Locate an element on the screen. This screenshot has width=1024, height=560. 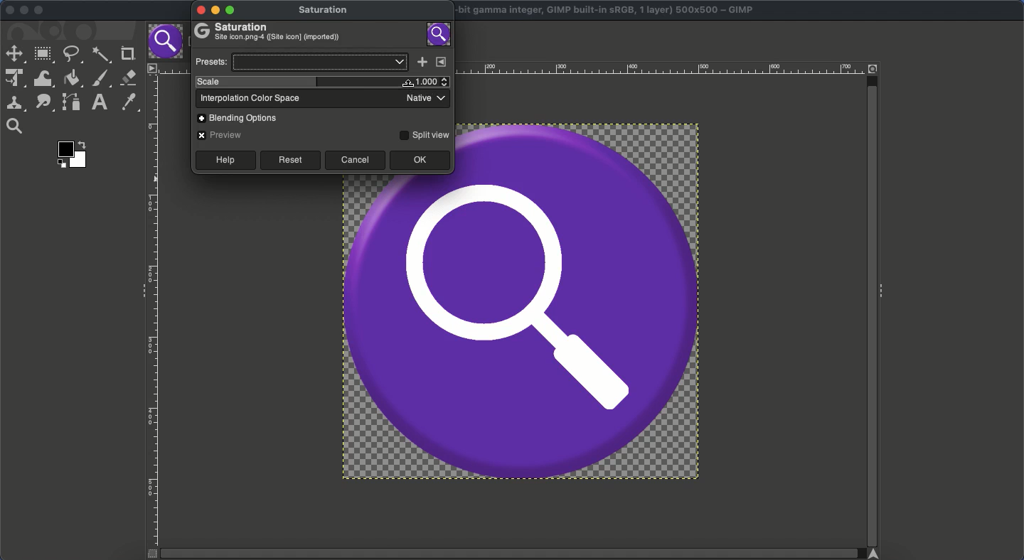
Crop is located at coordinates (127, 52).